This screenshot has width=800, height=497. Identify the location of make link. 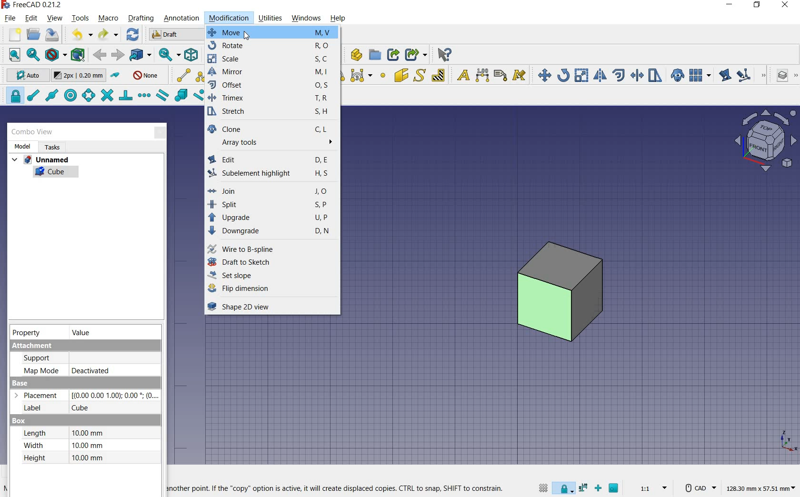
(393, 54).